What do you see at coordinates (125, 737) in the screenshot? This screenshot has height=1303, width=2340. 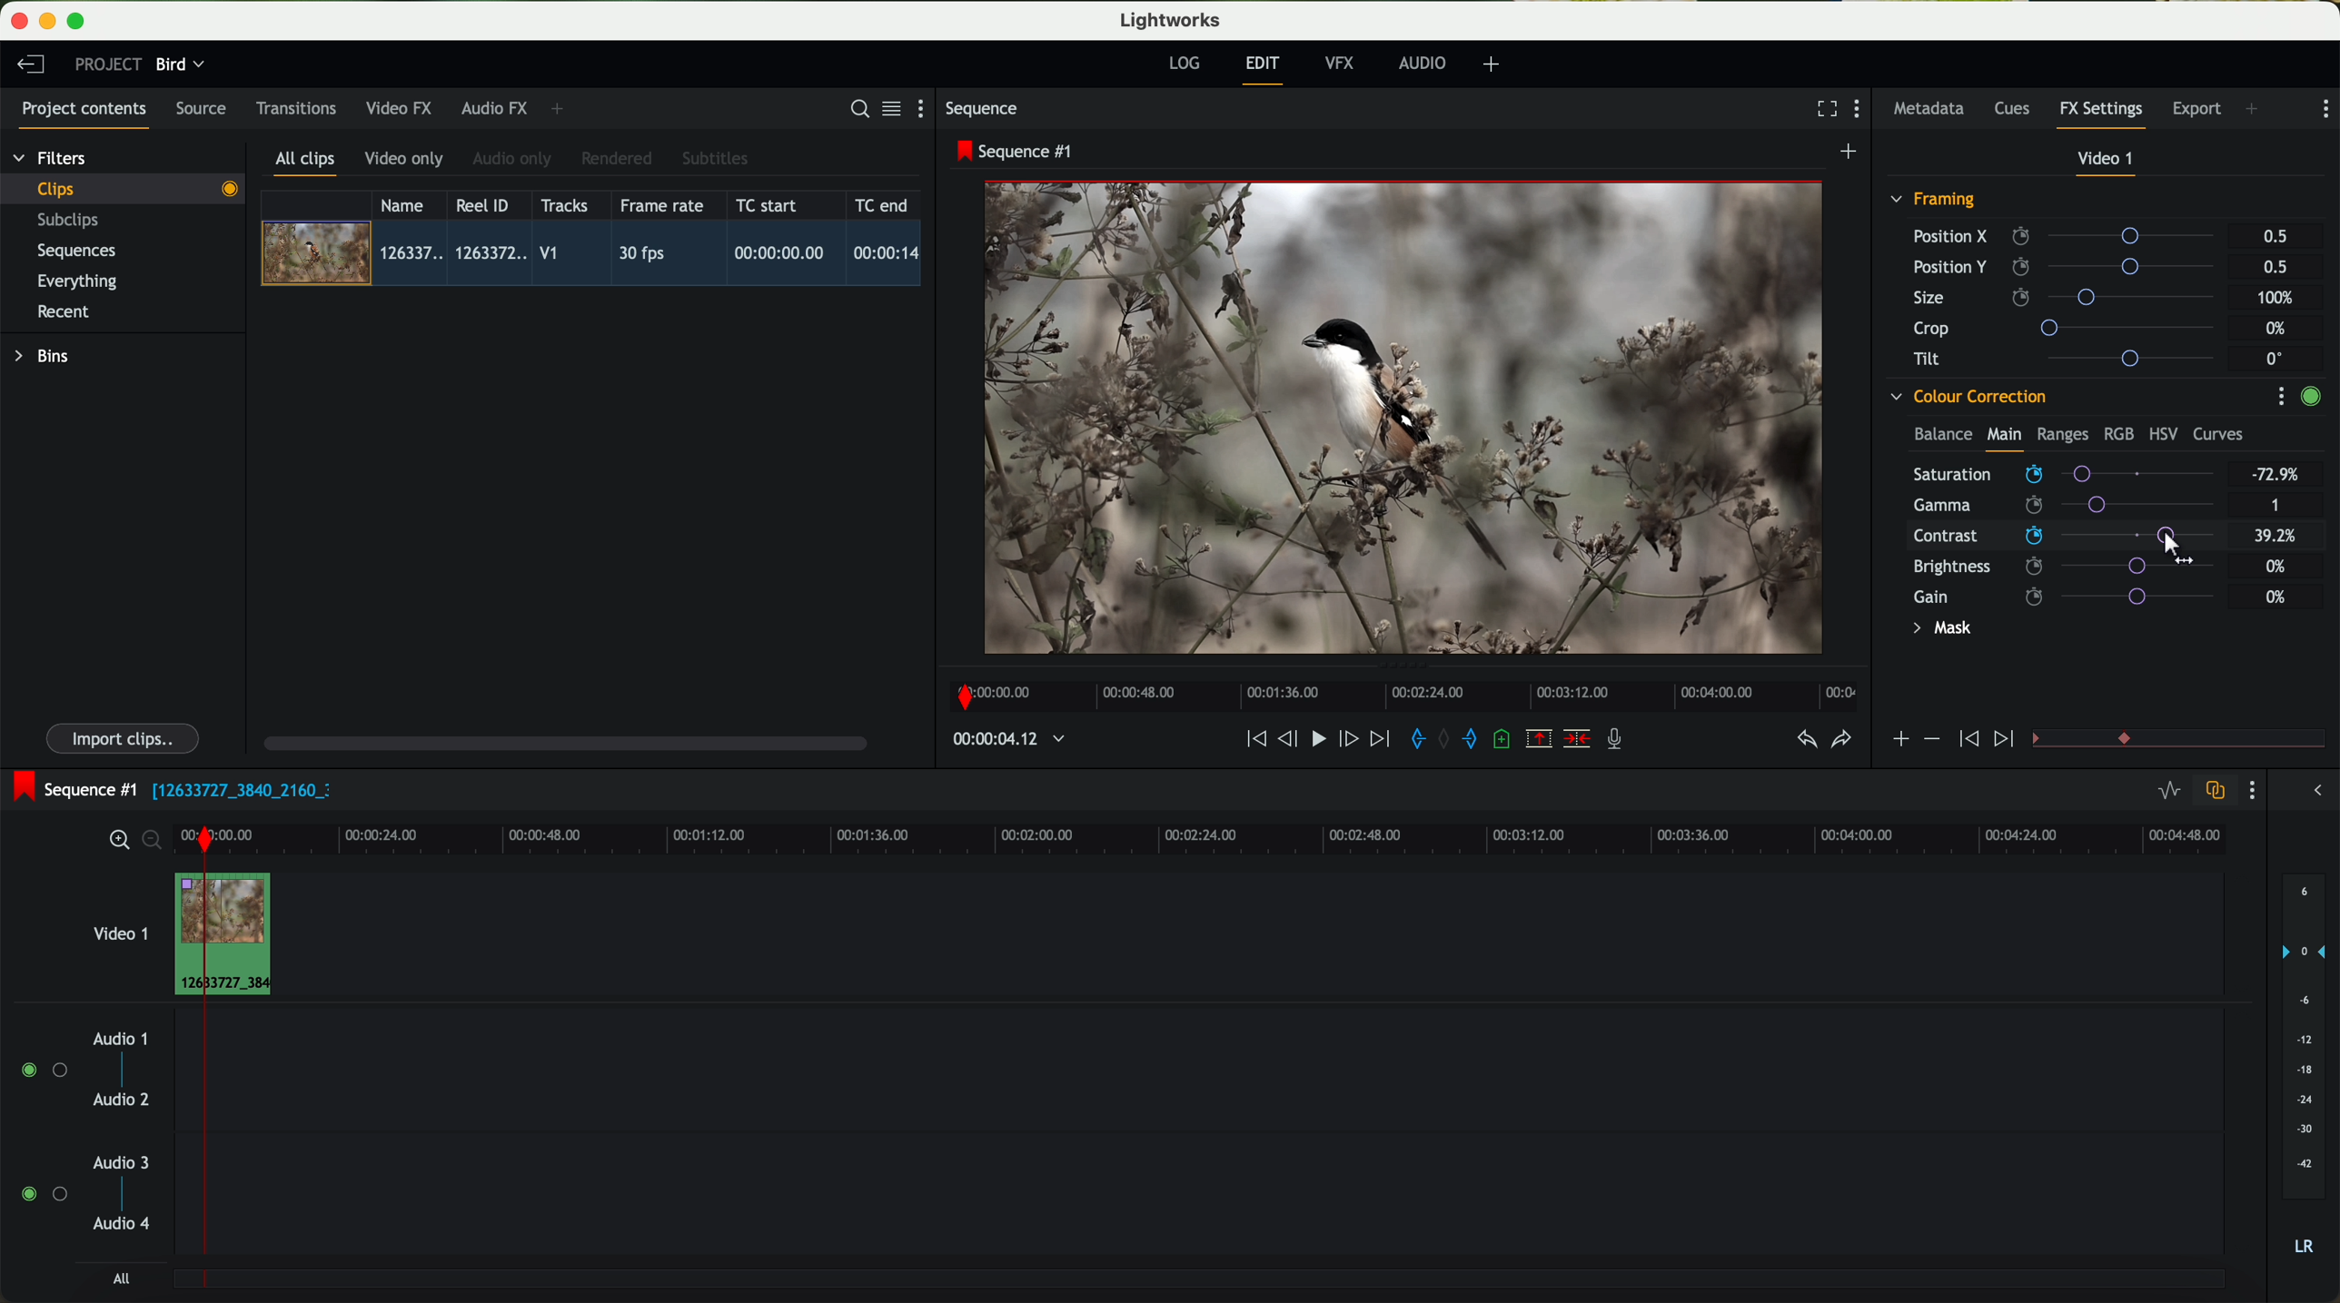 I see `import clips` at bounding box center [125, 737].